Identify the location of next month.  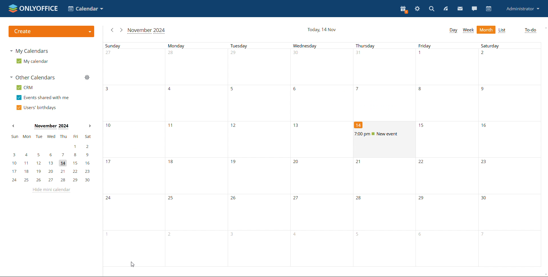
(90, 126).